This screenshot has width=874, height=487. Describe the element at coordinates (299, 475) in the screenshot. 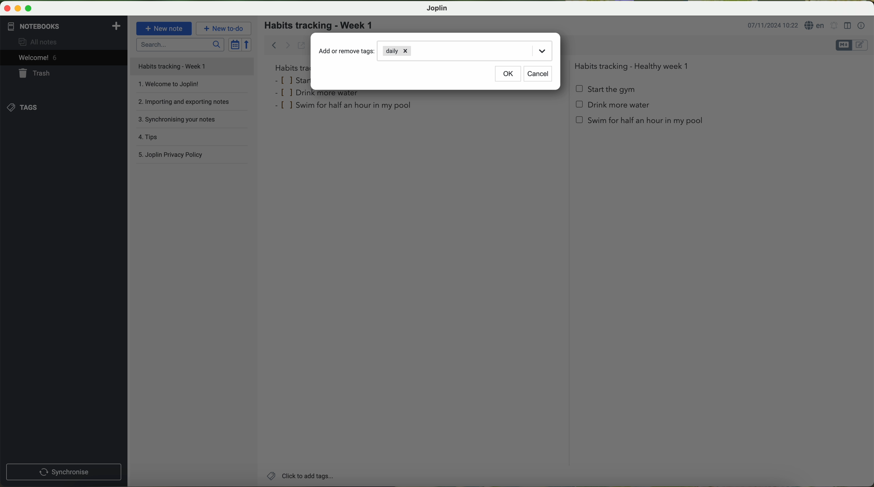

I see `click on add tags` at that location.